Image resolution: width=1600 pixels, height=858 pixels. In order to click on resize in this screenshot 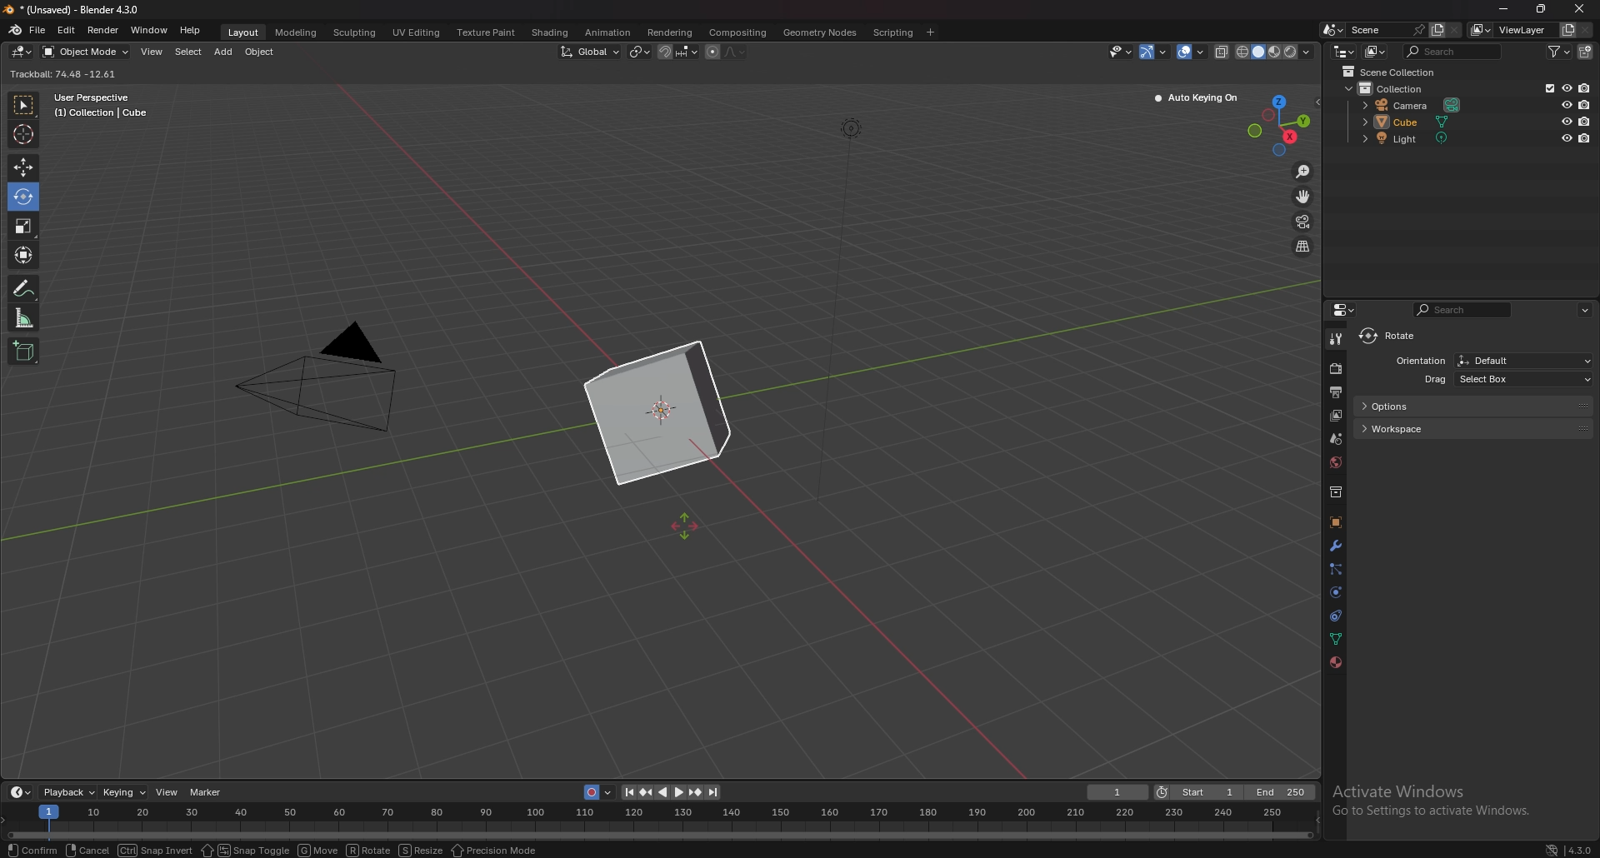, I will do `click(422, 850)`.